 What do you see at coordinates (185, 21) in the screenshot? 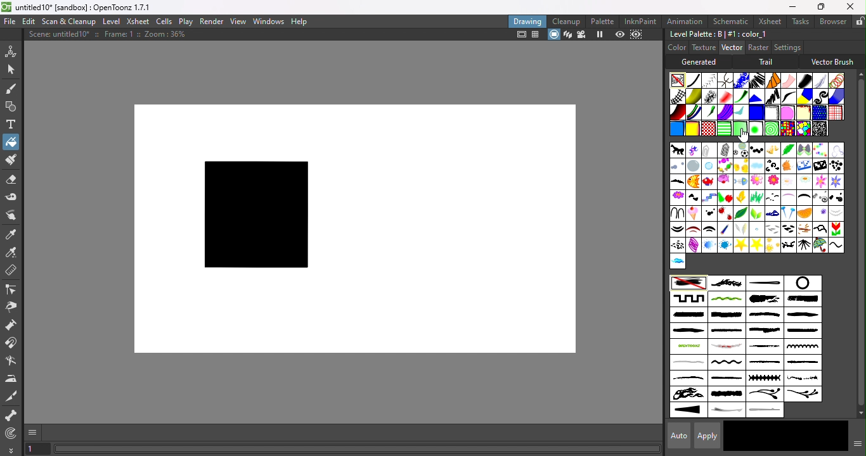
I see `Play` at bounding box center [185, 21].